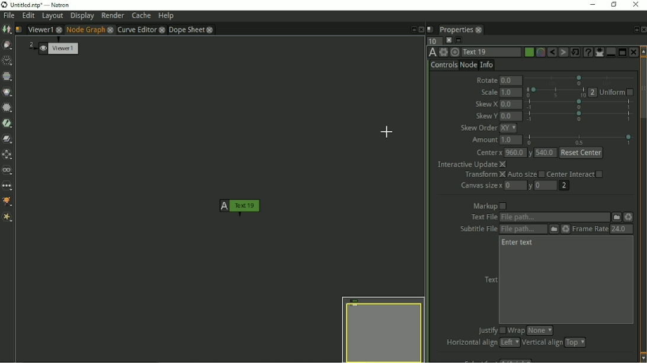  Describe the element at coordinates (448, 40) in the screenshot. I see `Clear all panels` at that location.